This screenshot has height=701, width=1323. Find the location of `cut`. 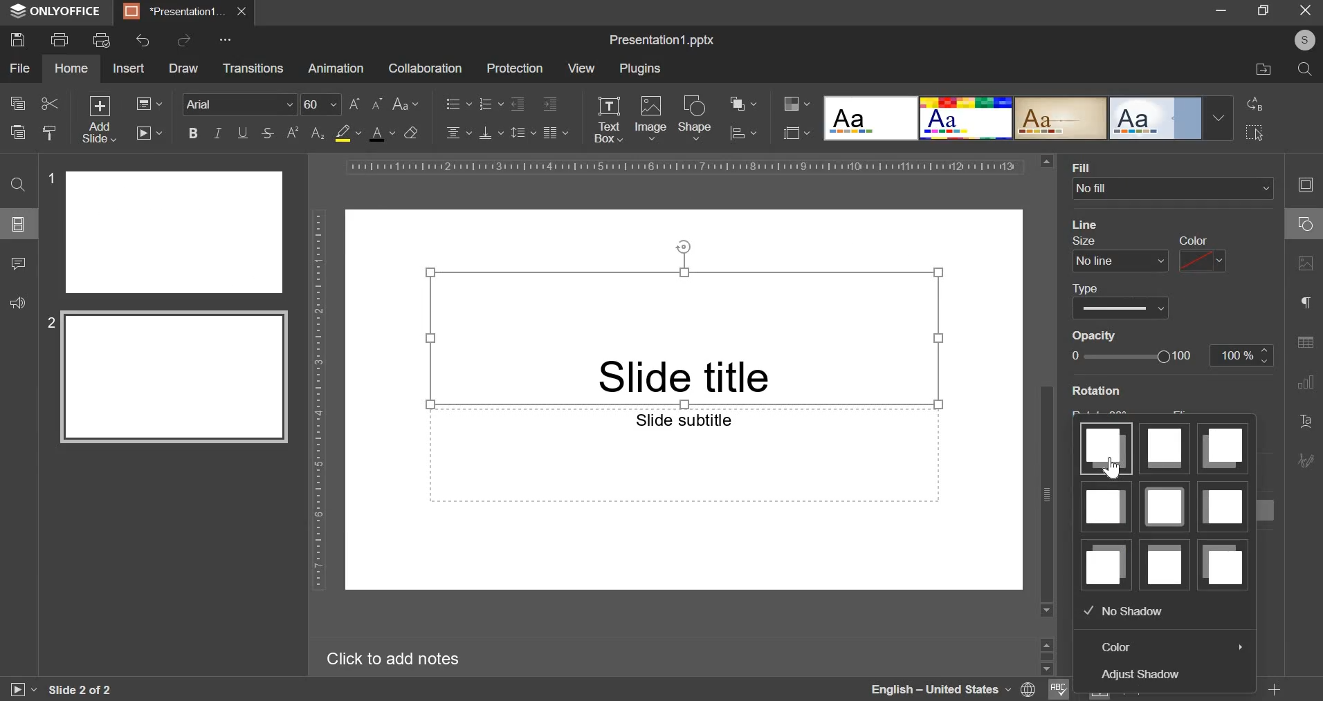

cut is located at coordinates (51, 104).